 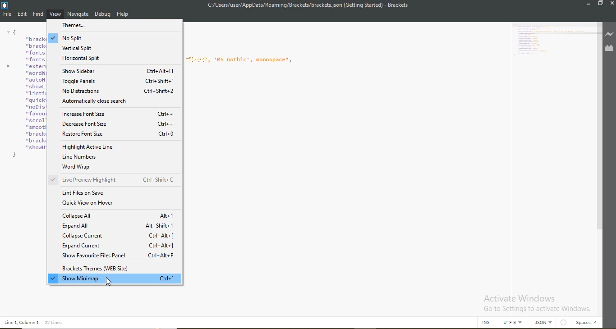 What do you see at coordinates (116, 269) in the screenshot?
I see `brackets themes` at bounding box center [116, 269].